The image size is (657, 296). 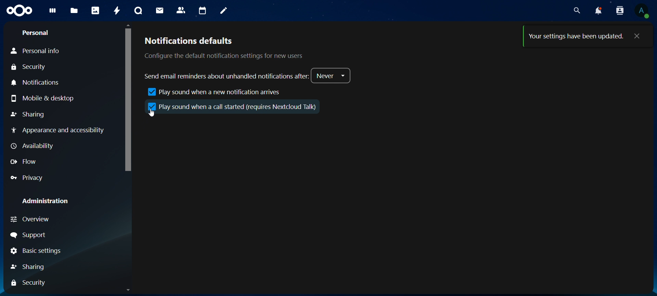 I want to click on never, so click(x=332, y=76).